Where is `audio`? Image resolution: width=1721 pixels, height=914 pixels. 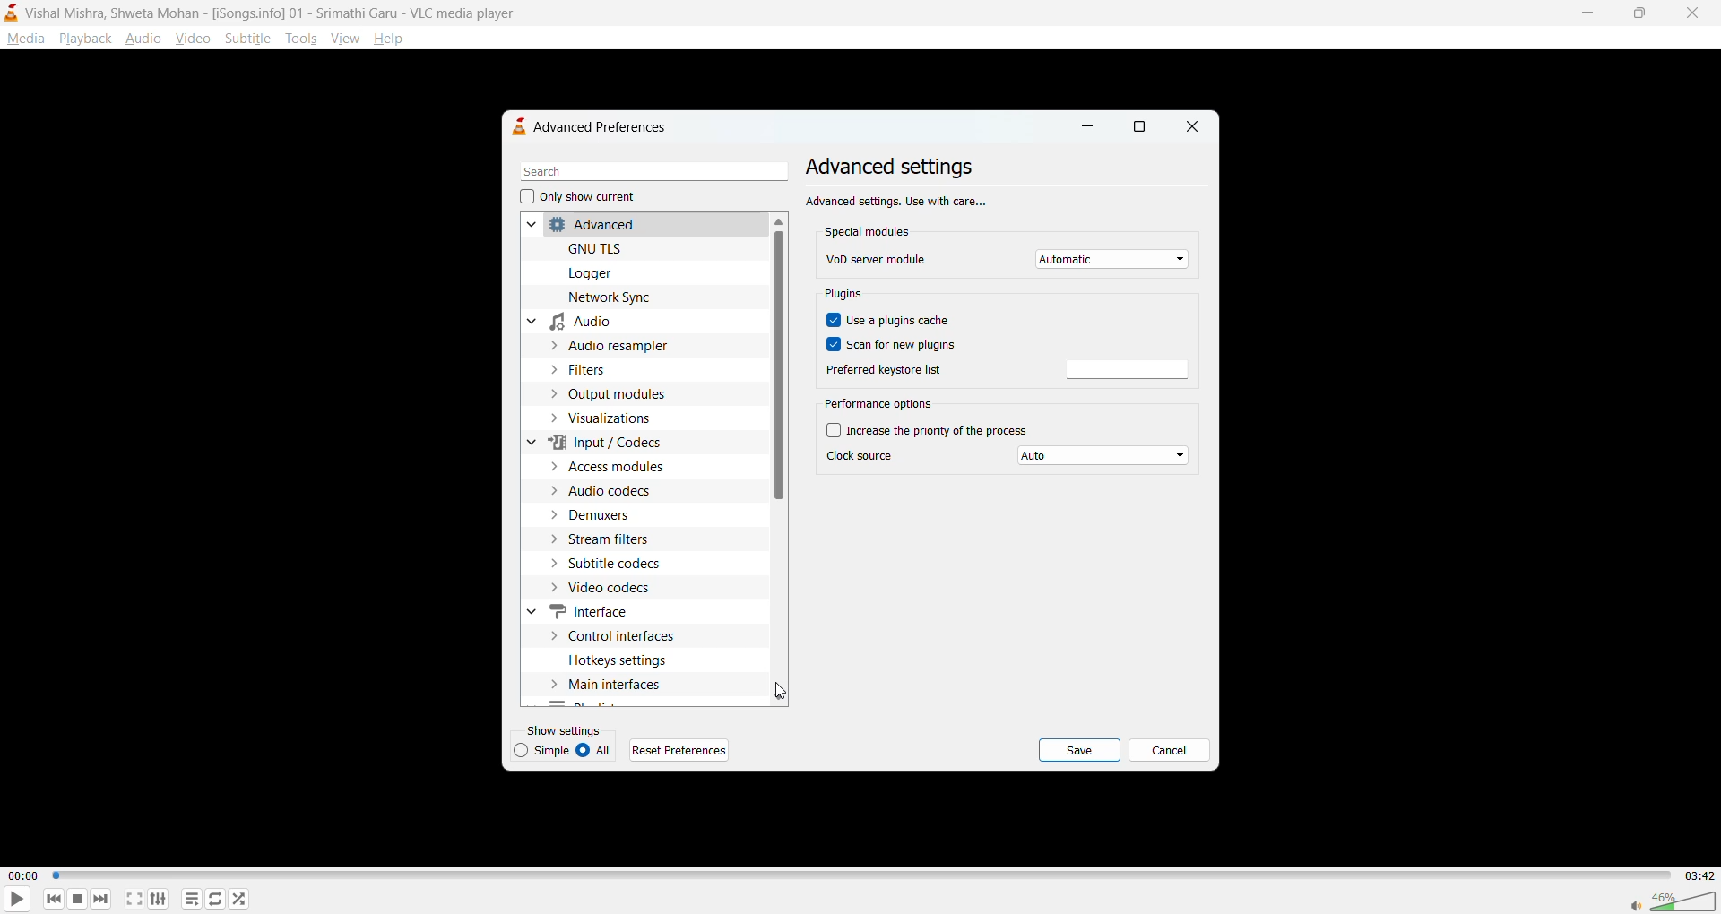
audio is located at coordinates (578, 324).